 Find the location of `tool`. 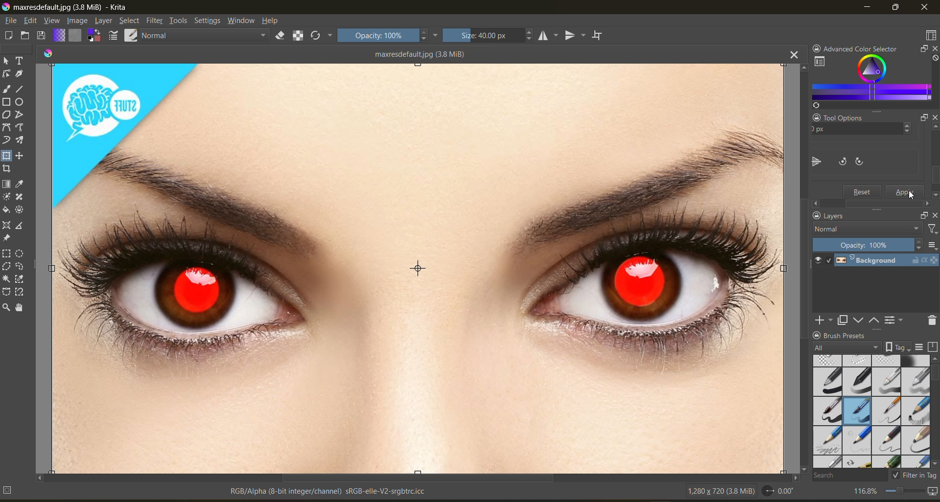

tool is located at coordinates (20, 156).